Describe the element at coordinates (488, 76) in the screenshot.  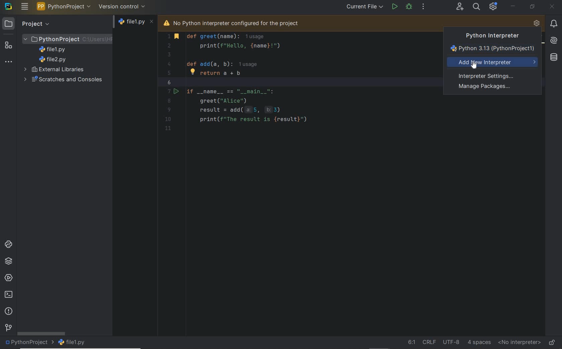
I see `Interpreter Settings` at that location.